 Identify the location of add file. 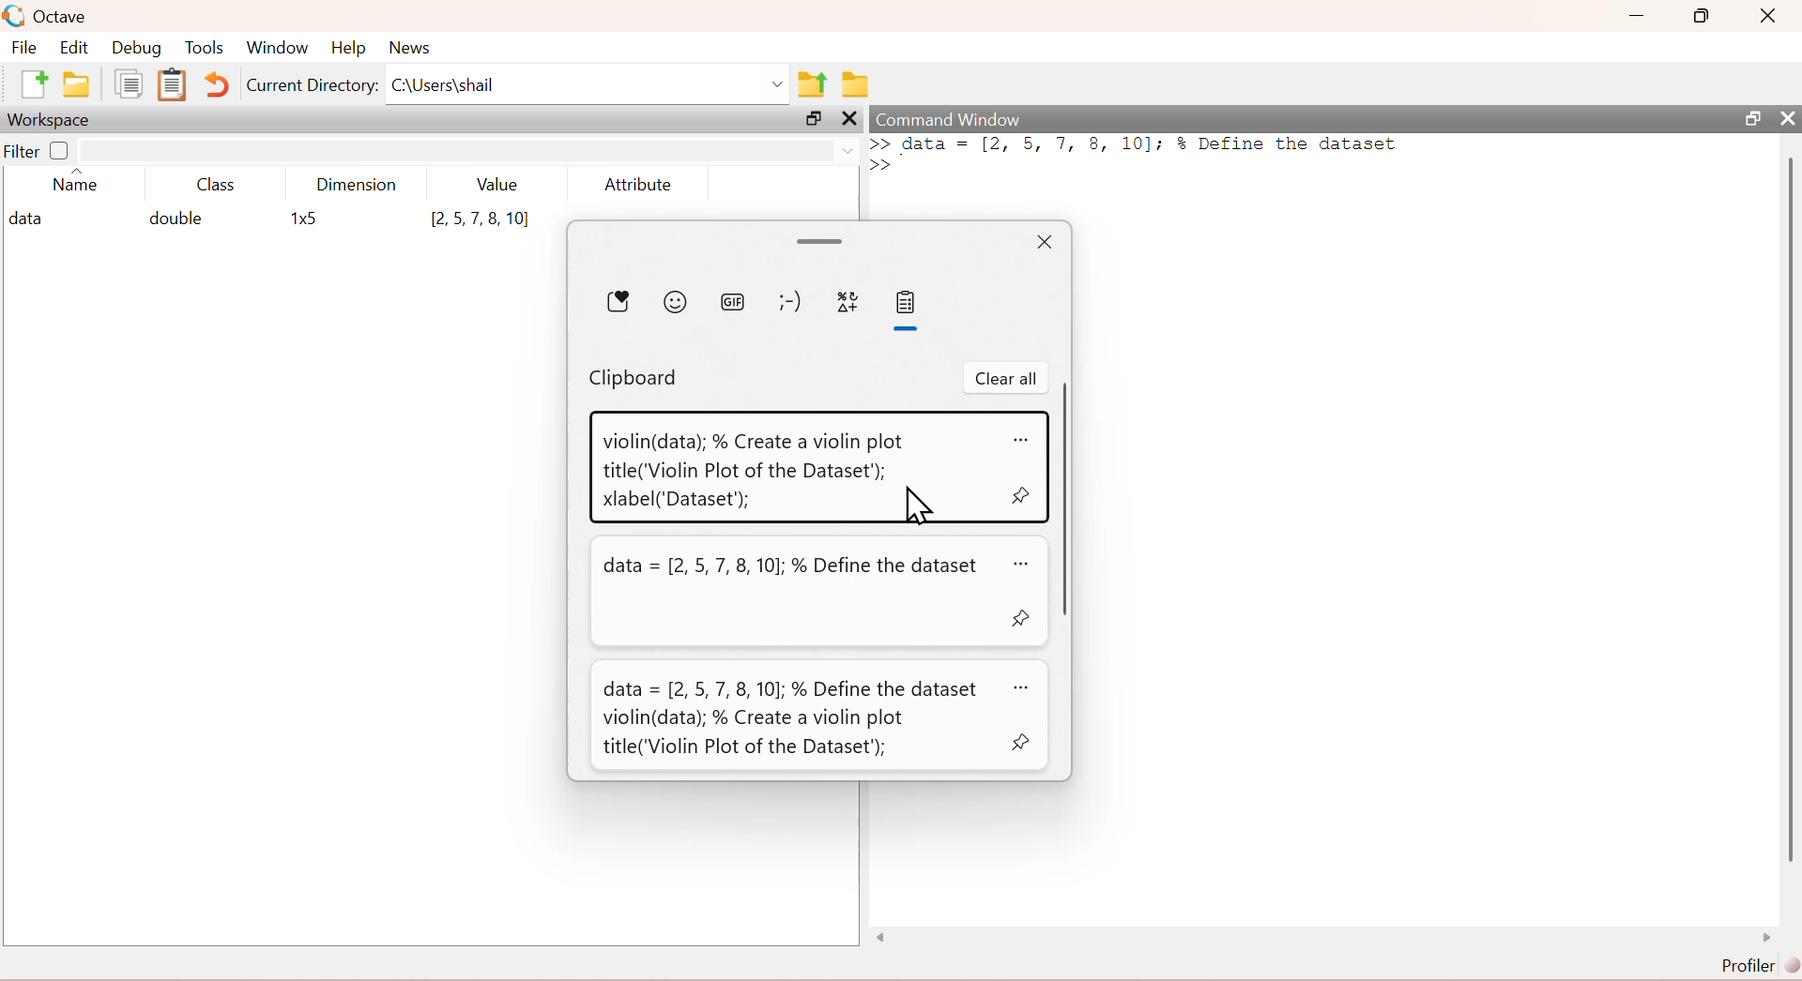
(36, 83).